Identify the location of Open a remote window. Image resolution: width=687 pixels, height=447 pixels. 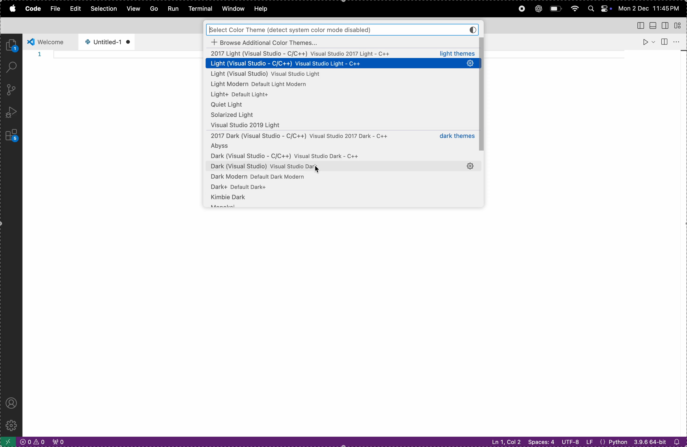
(7, 441).